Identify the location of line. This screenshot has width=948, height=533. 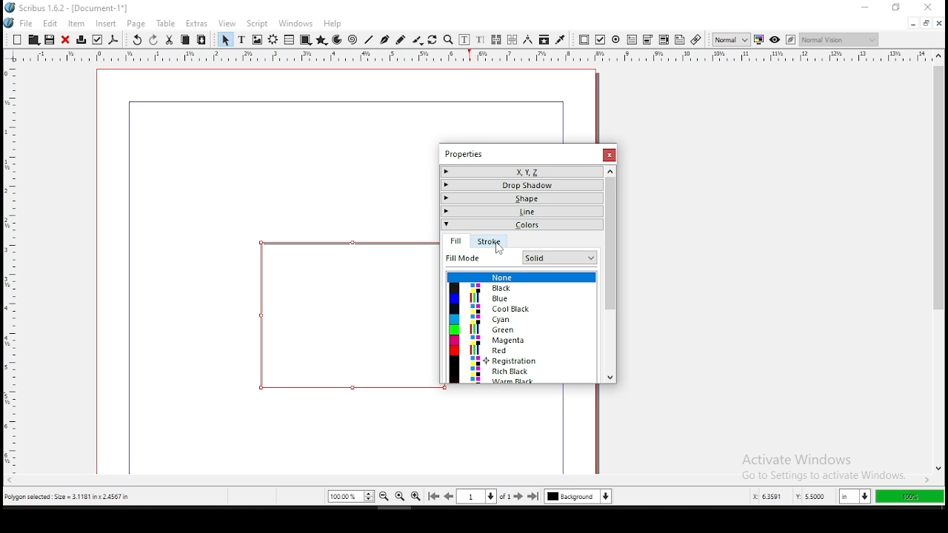
(522, 211).